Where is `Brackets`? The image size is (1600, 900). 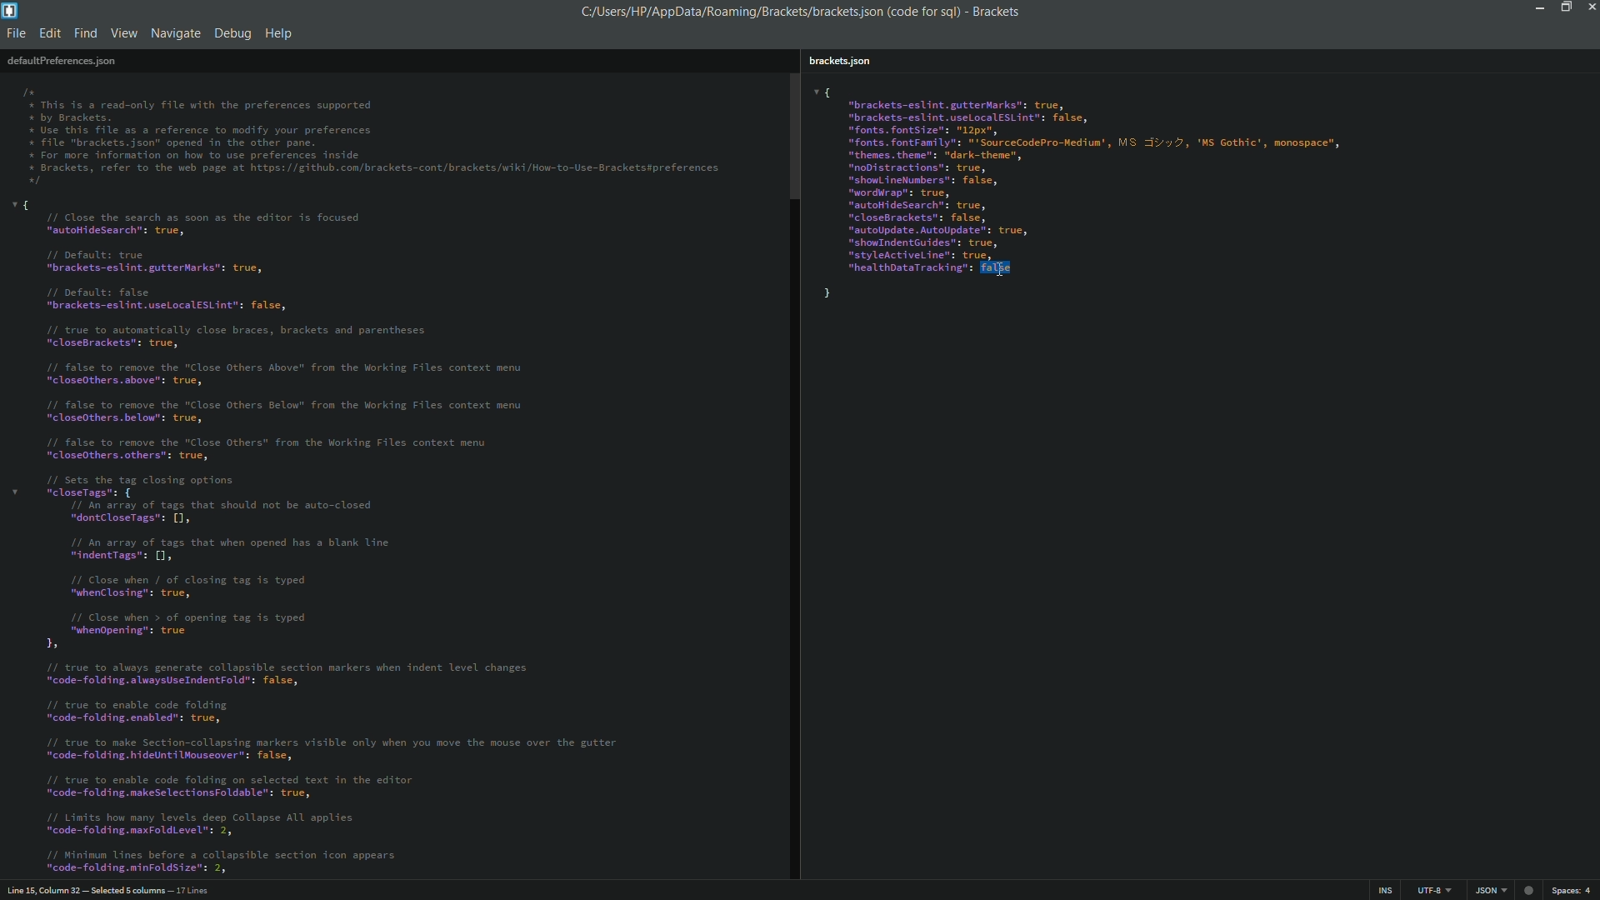
Brackets is located at coordinates (993, 12).